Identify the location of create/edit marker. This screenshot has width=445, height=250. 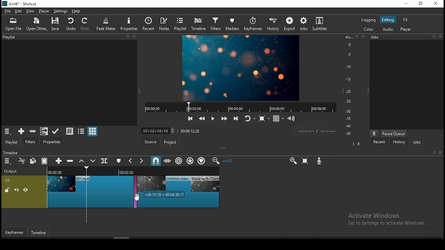
(119, 160).